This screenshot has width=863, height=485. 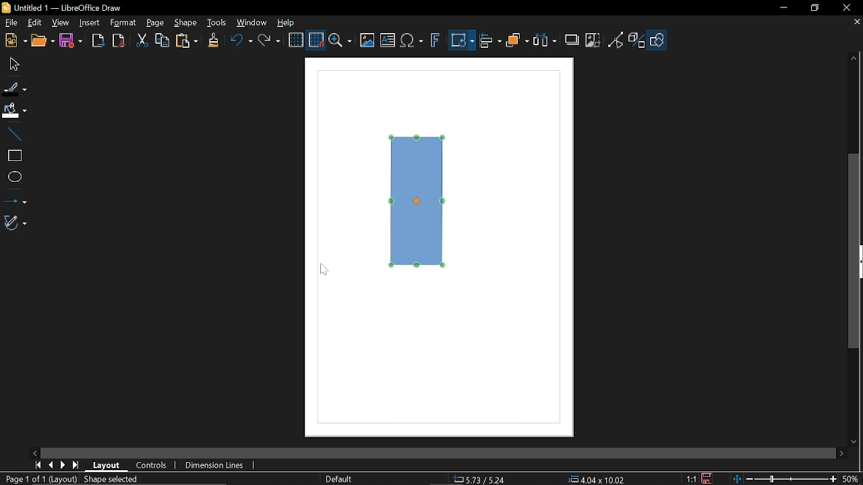 I want to click on Controls, so click(x=152, y=465).